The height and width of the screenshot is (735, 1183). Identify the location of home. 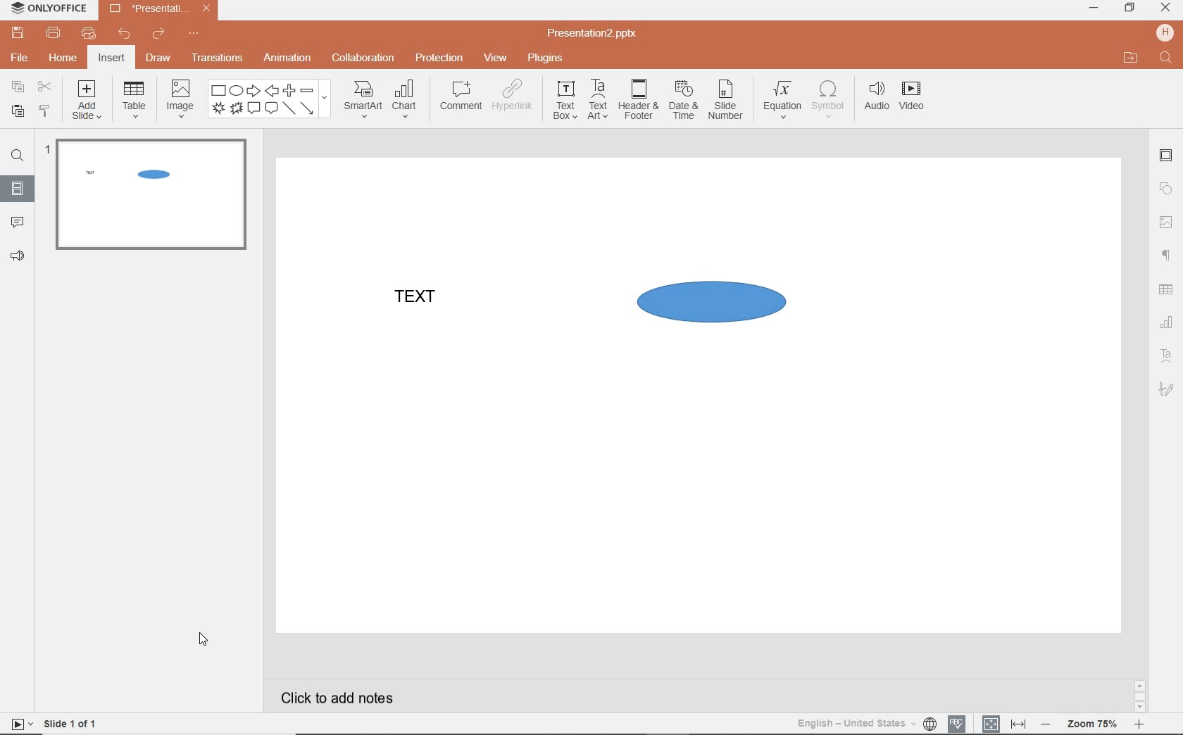
(64, 58).